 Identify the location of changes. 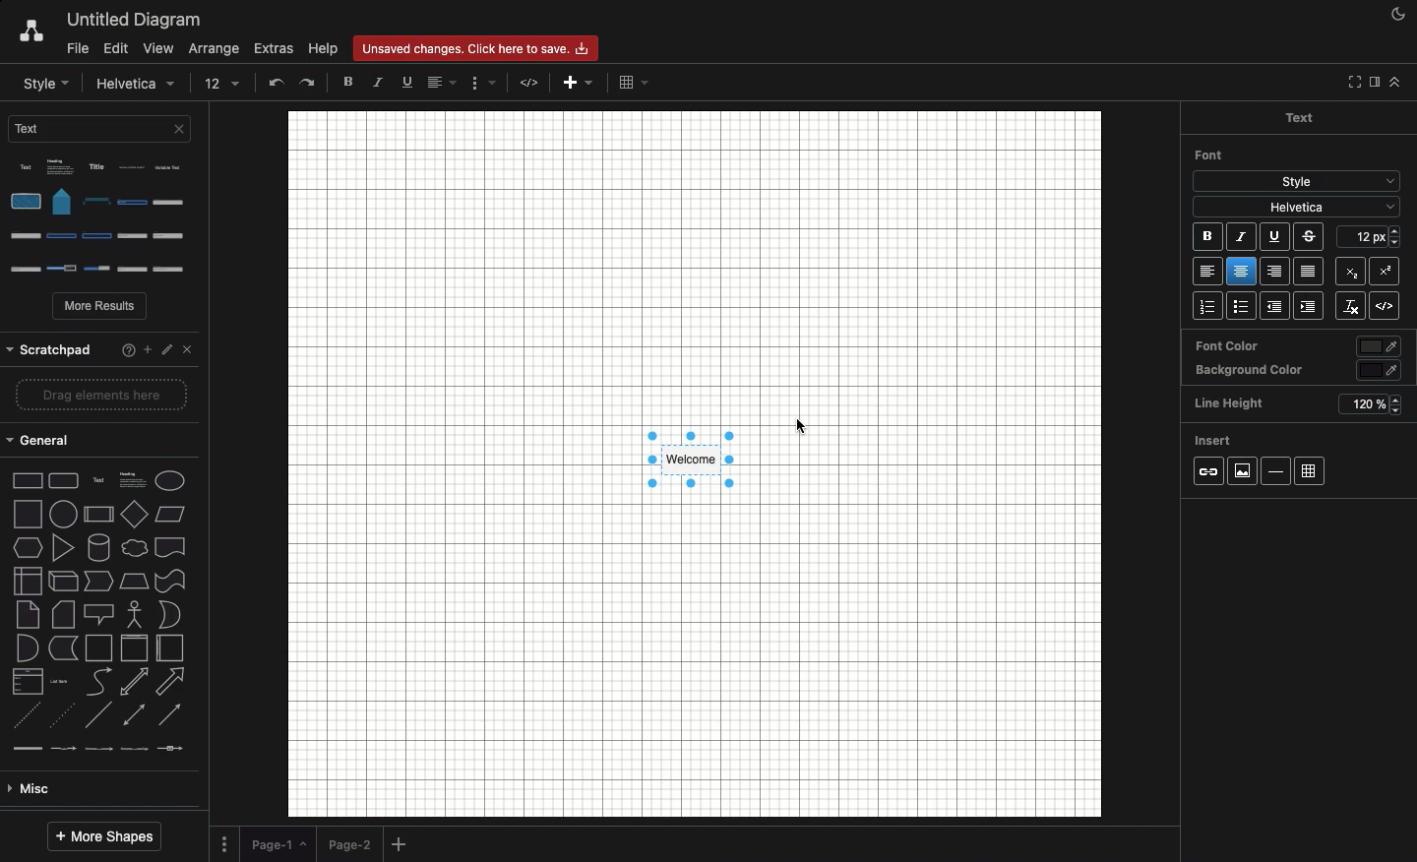
(481, 47).